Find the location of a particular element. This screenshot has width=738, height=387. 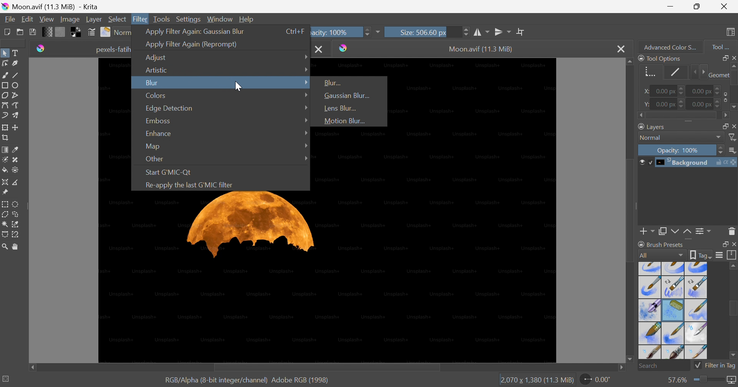

Apply filter again: Gaussian Blur is located at coordinates (194, 32).